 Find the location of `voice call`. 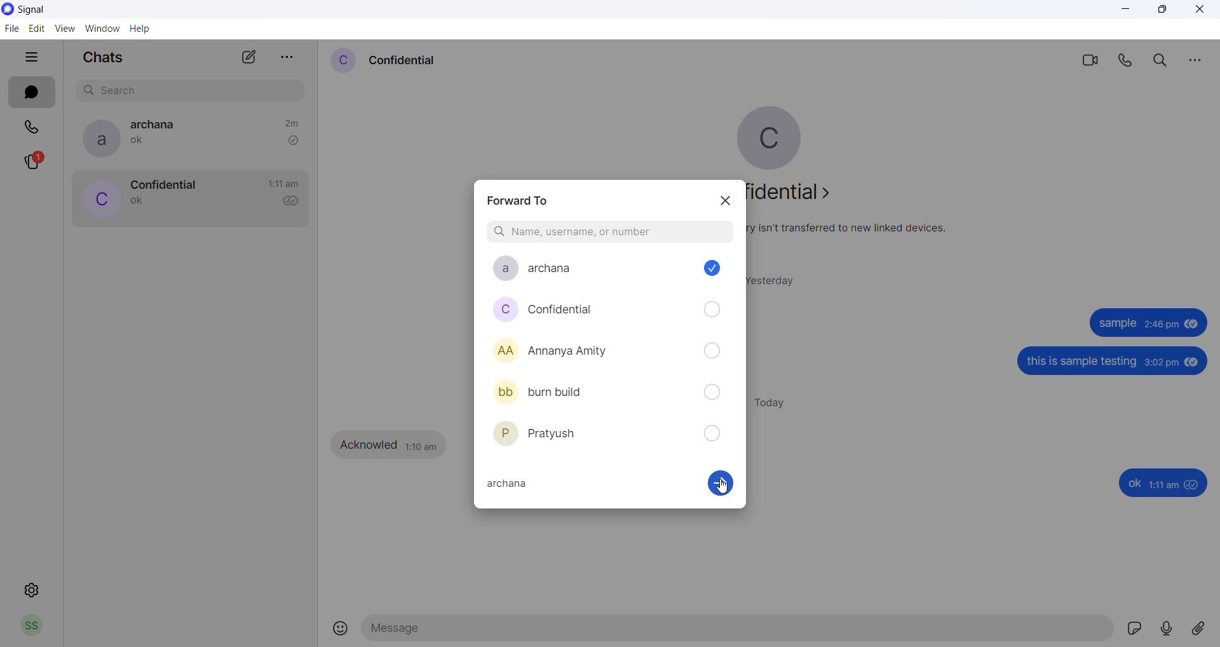

voice call is located at coordinates (1128, 60).